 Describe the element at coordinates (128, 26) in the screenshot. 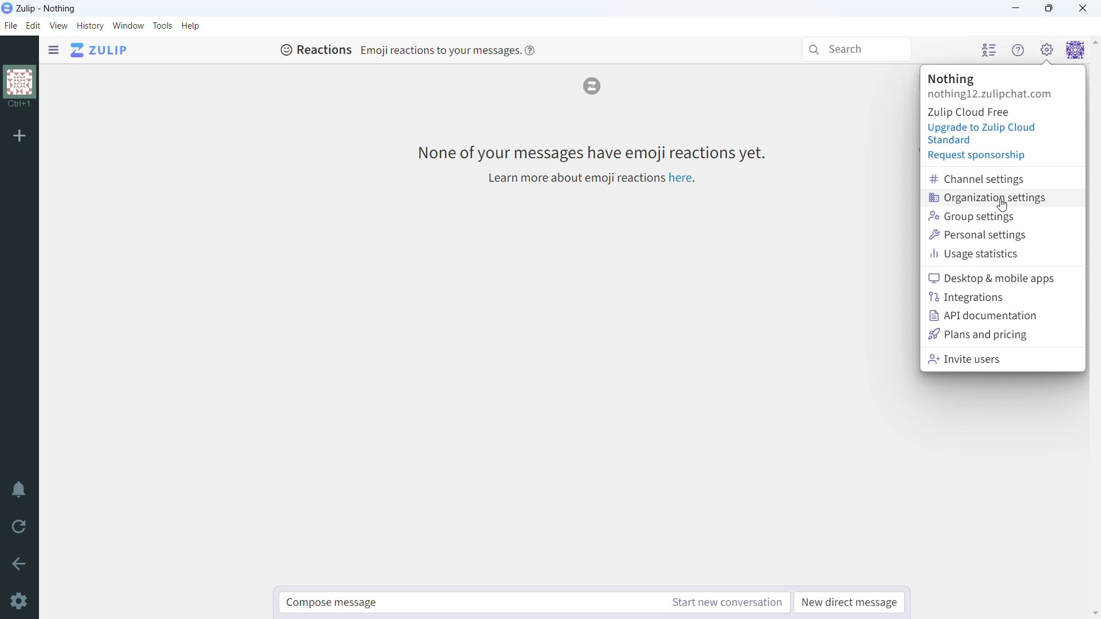

I see `window` at that location.